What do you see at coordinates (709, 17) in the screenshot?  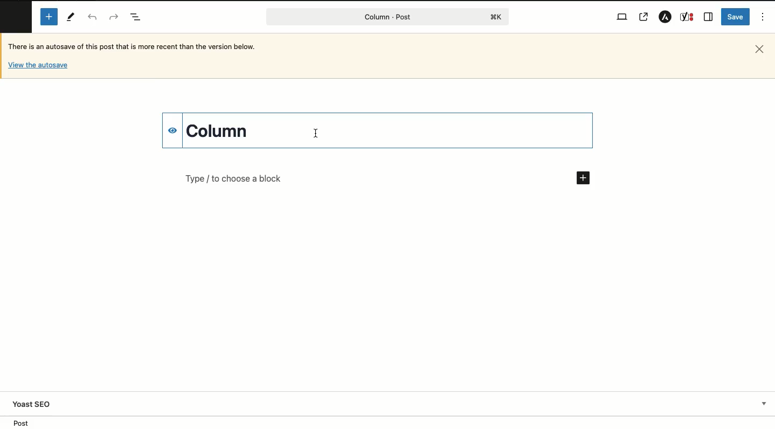 I see `Sidebar` at bounding box center [709, 17].